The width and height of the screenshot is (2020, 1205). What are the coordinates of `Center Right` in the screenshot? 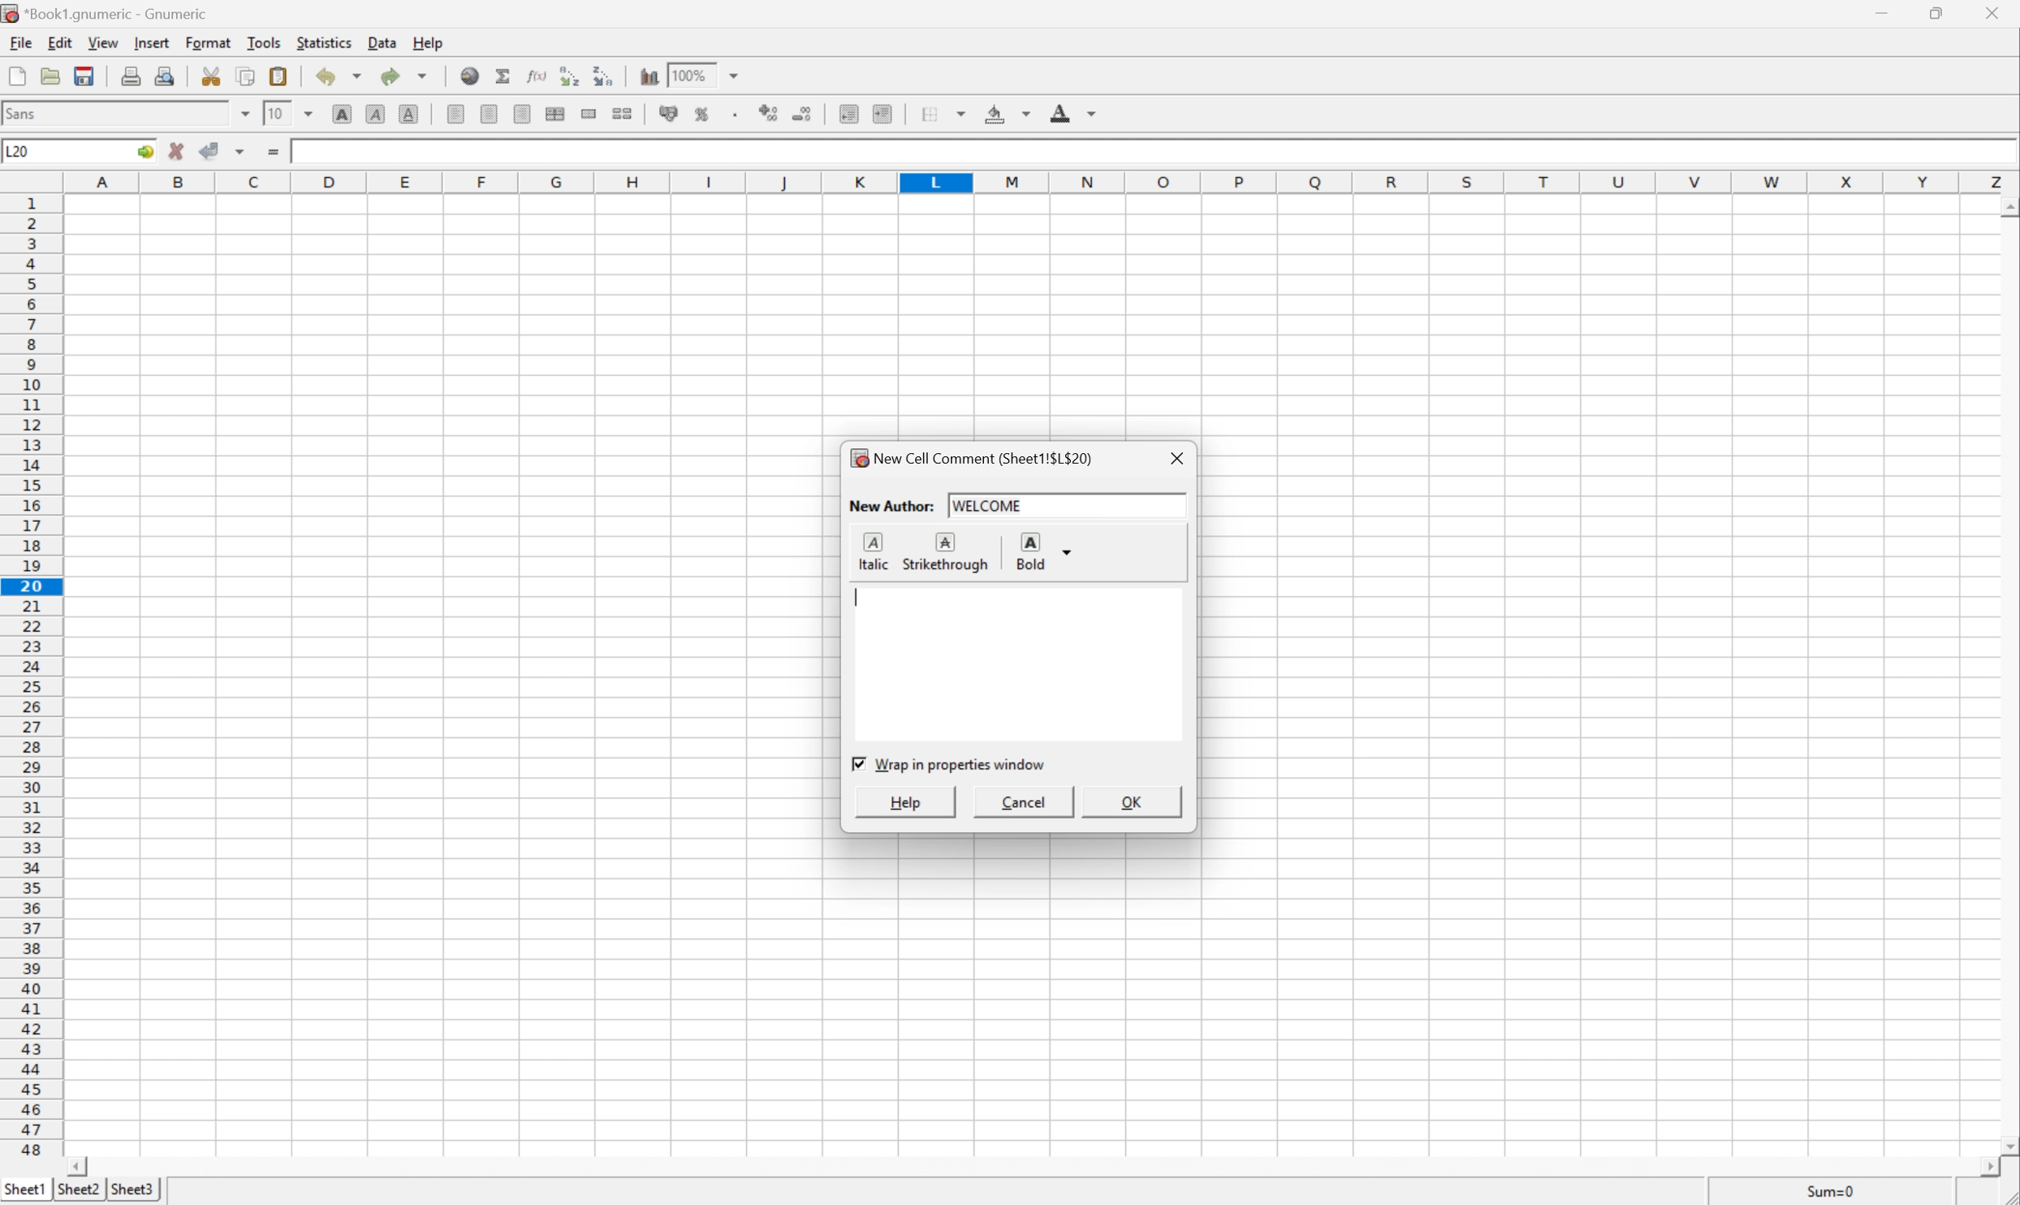 It's located at (521, 115).